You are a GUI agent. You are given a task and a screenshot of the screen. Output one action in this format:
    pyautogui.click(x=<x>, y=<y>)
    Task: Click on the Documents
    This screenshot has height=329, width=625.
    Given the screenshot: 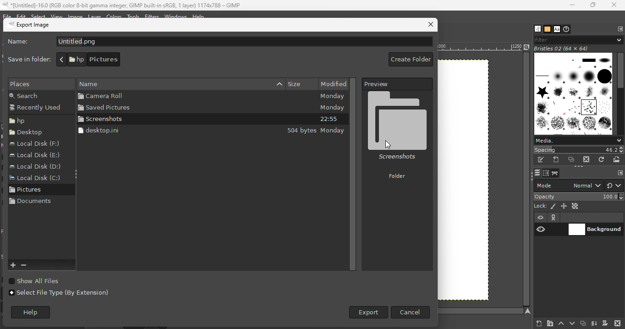 What is the action you would take?
    pyautogui.click(x=31, y=204)
    